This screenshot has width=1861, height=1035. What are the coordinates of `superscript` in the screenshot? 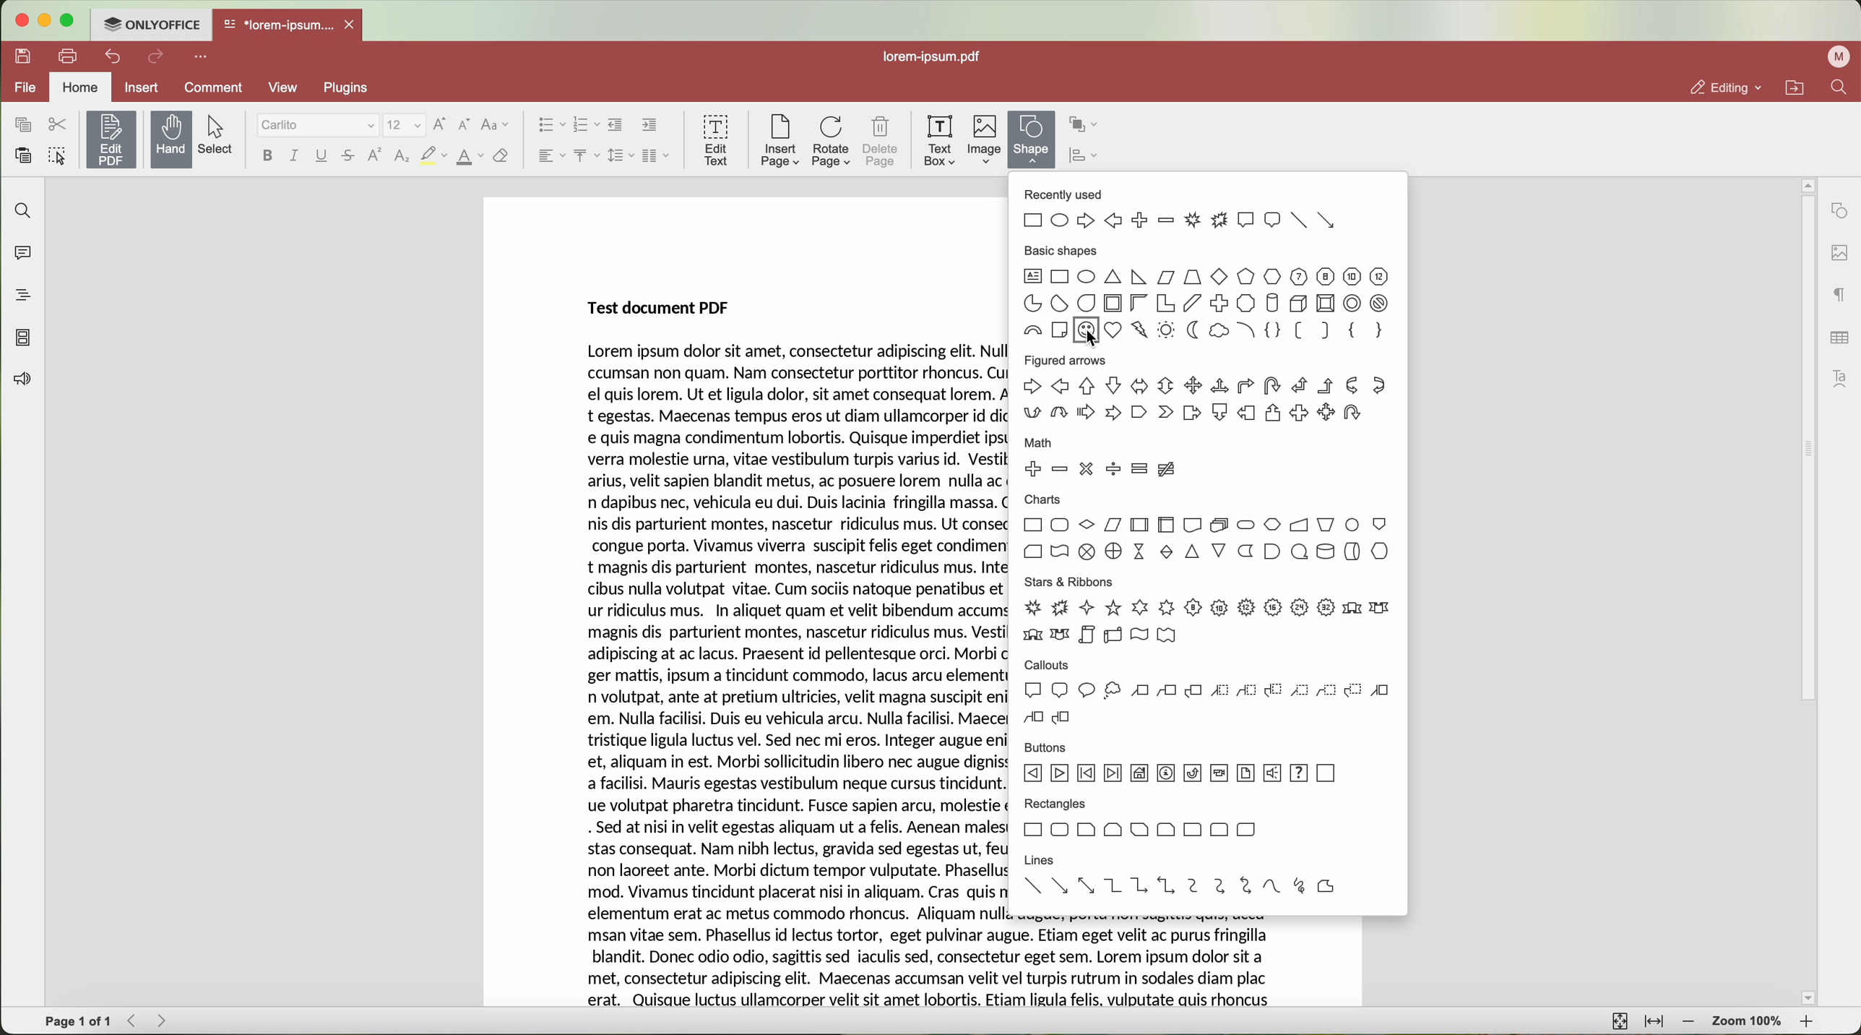 It's located at (374, 156).